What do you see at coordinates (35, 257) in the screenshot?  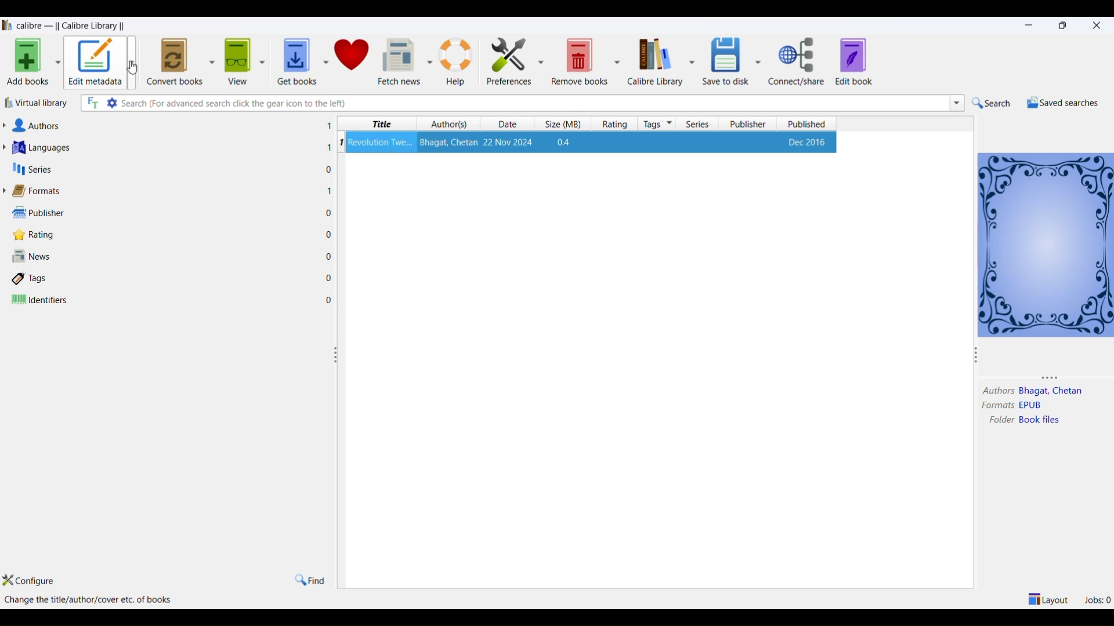 I see `news and number of news` at bounding box center [35, 257].